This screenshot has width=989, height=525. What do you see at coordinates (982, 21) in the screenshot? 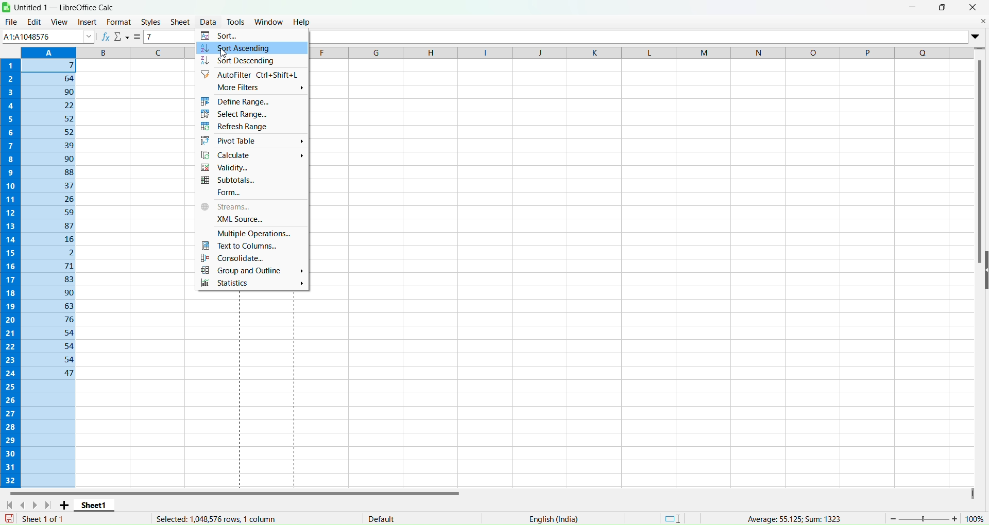
I see `Close Document` at bounding box center [982, 21].